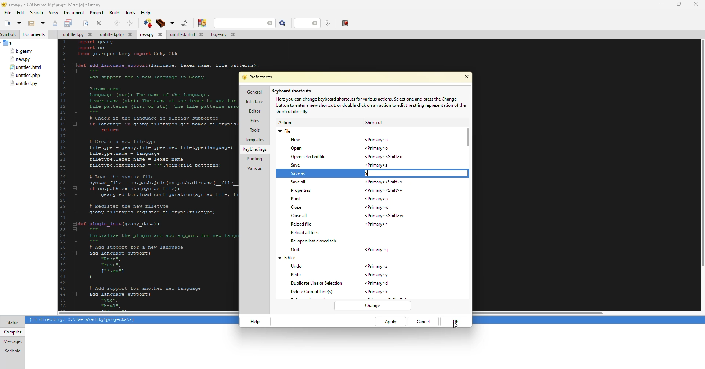  What do you see at coordinates (116, 35) in the screenshot?
I see `file` at bounding box center [116, 35].